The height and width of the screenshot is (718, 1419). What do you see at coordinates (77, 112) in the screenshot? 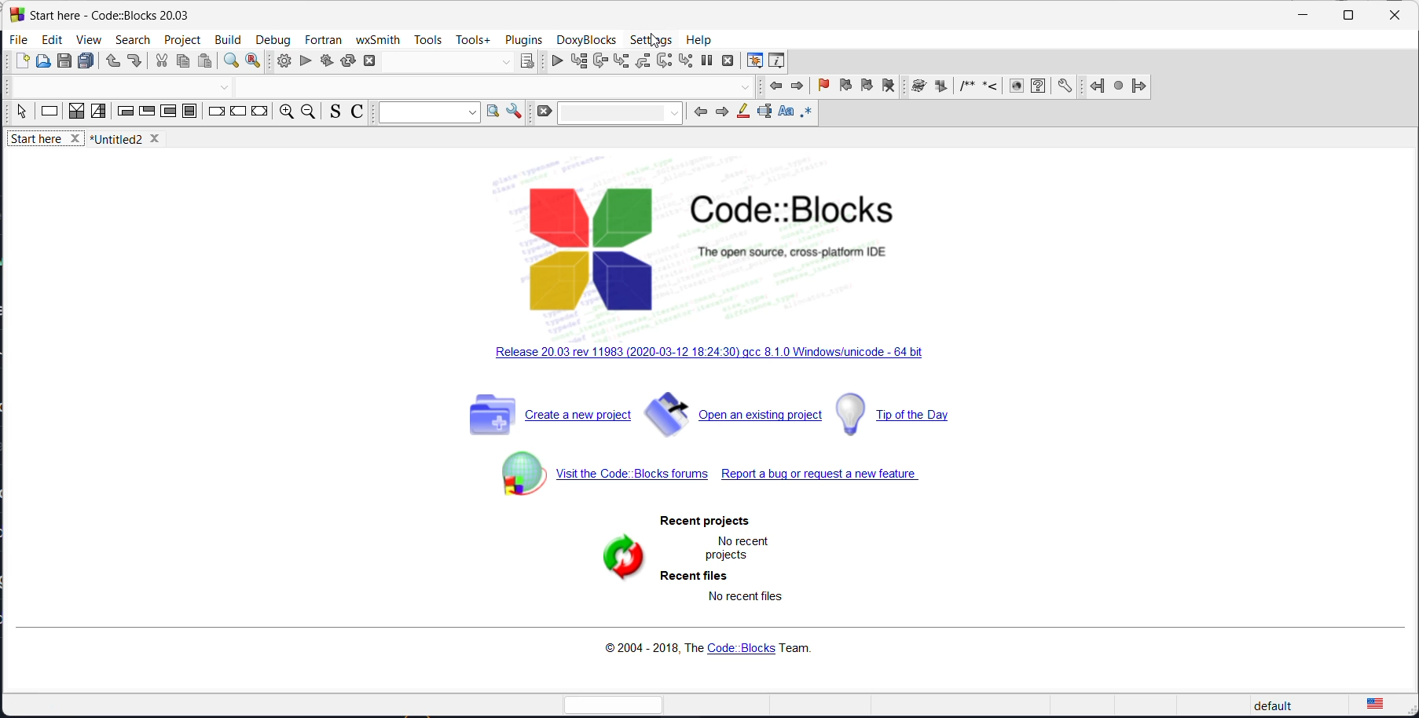
I see `decision` at bounding box center [77, 112].